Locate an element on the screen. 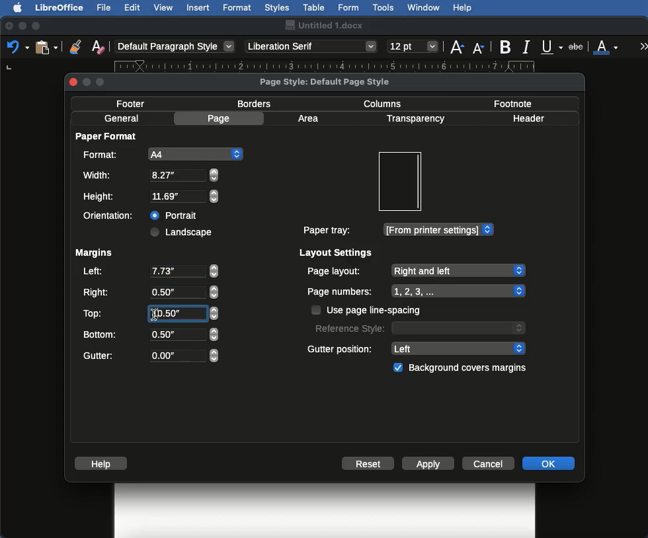 This screenshot has width=648, height=538. Insert is located at coordinates (198, 7).